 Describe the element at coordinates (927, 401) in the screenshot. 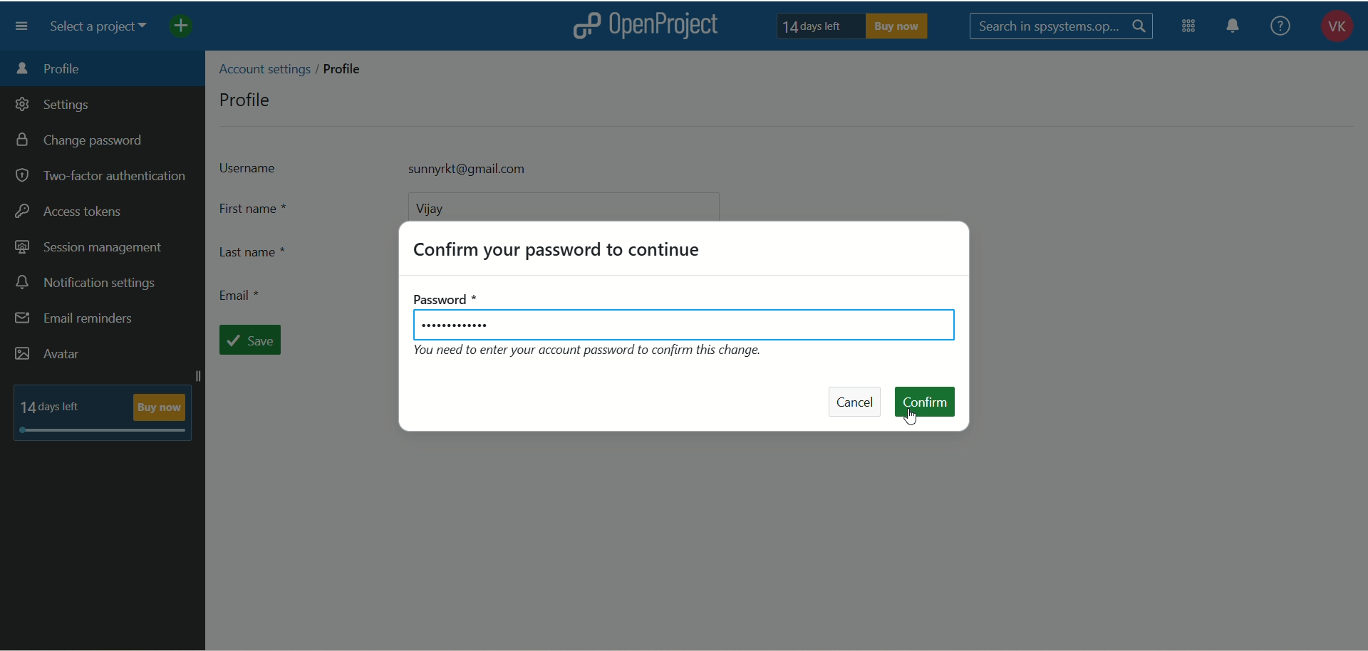

I see `confirm` at that location.